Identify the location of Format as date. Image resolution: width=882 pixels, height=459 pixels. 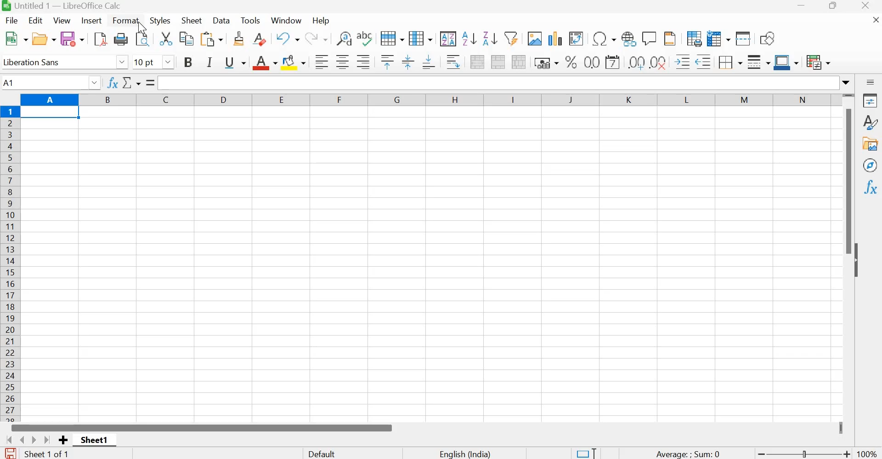
(612, 62).